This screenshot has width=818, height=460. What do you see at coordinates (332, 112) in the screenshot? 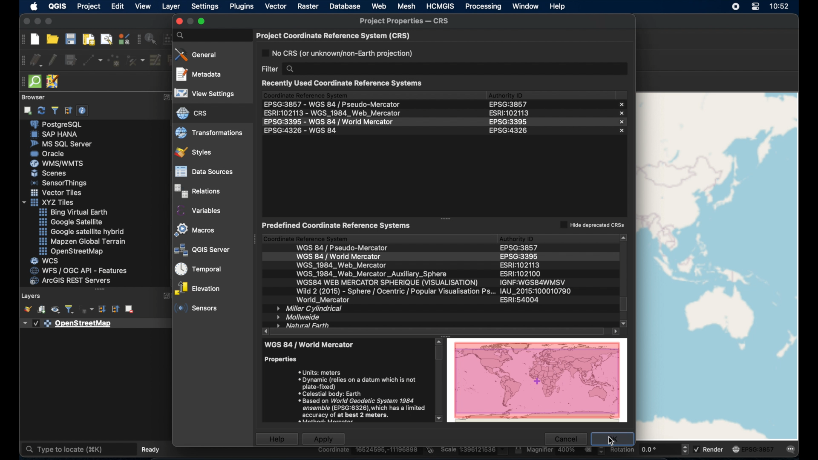
I see `ESRE102113 - WGS 1984 Web Mercator` at bounding box center [332, 112].